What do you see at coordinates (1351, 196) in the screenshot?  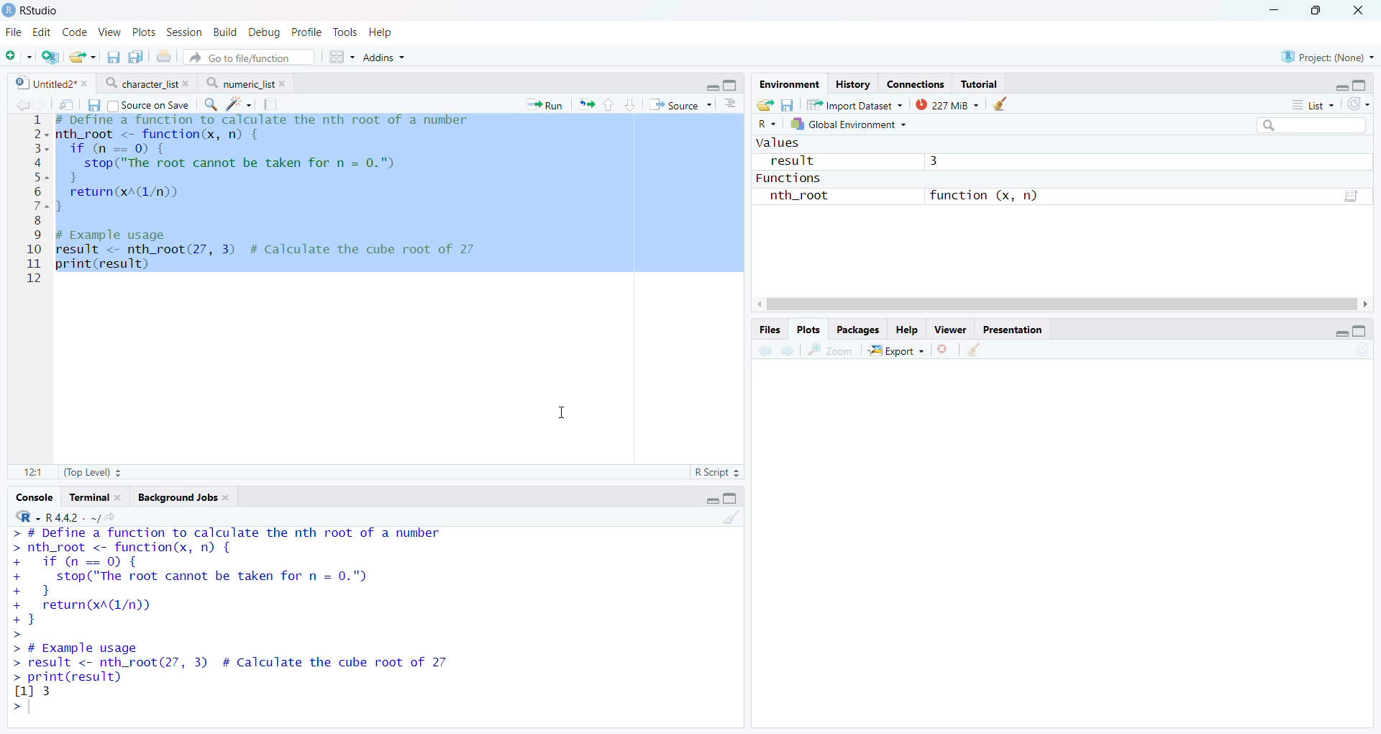 I see `Go to function` at bounding box center [1351, 196].